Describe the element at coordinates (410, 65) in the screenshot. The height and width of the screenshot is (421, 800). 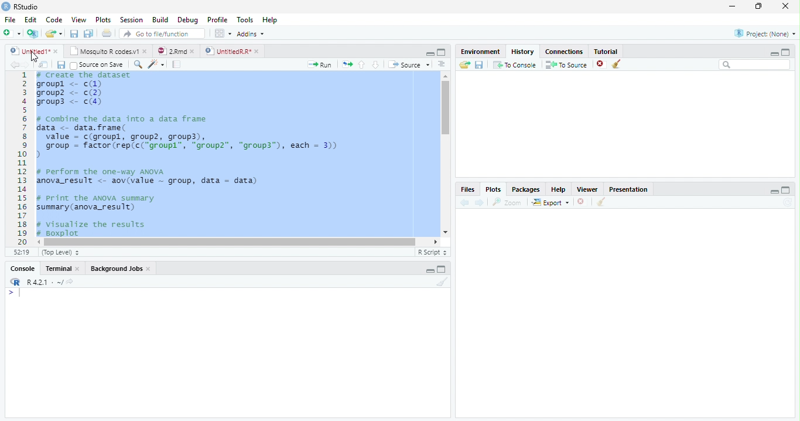
I see `Source` at that location.